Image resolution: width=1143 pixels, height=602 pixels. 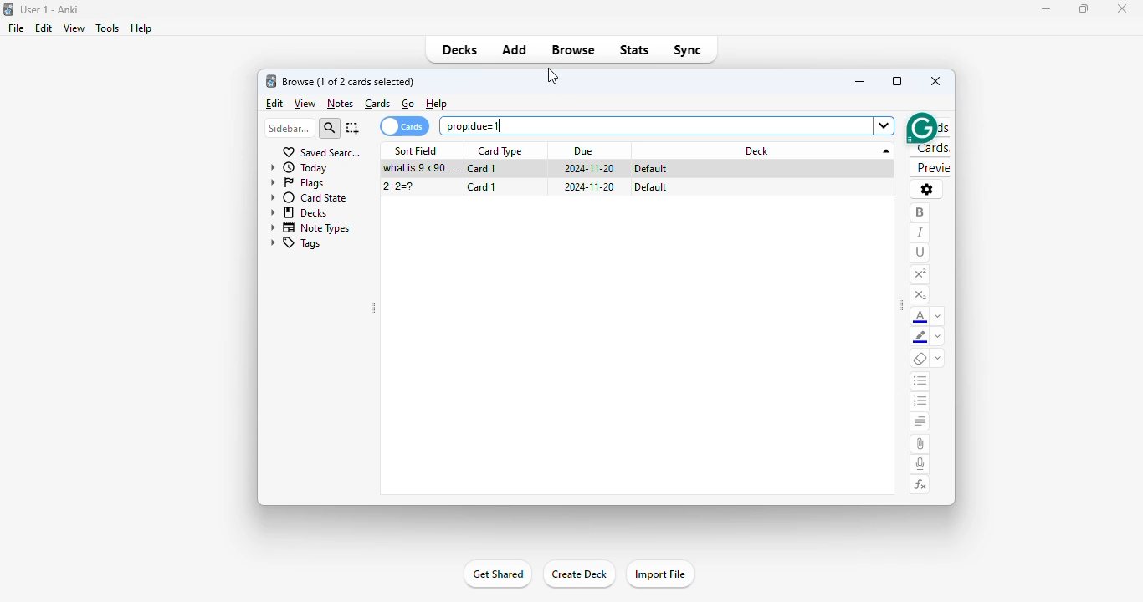 I want to click on browse (1 of 6 cards selected), so click(x=349, y=82).